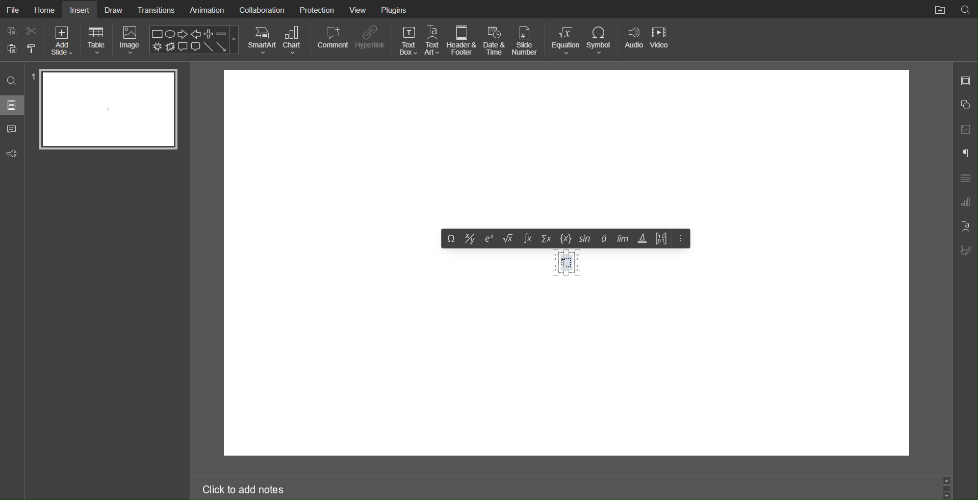 This screenshot has height=500, width=978. What do you see at coordinates (966, 251) in the screenshot?
I see `Signature` at bounding box center [966, 251].